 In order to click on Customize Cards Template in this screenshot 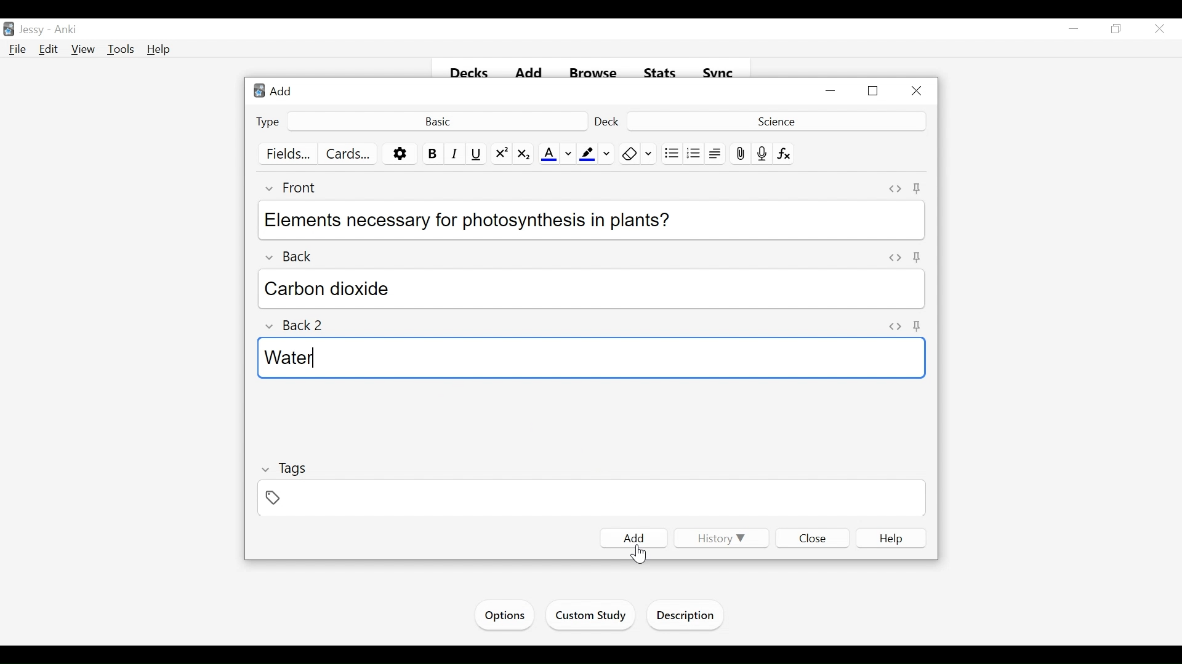, I will do `click(348, 154)`.